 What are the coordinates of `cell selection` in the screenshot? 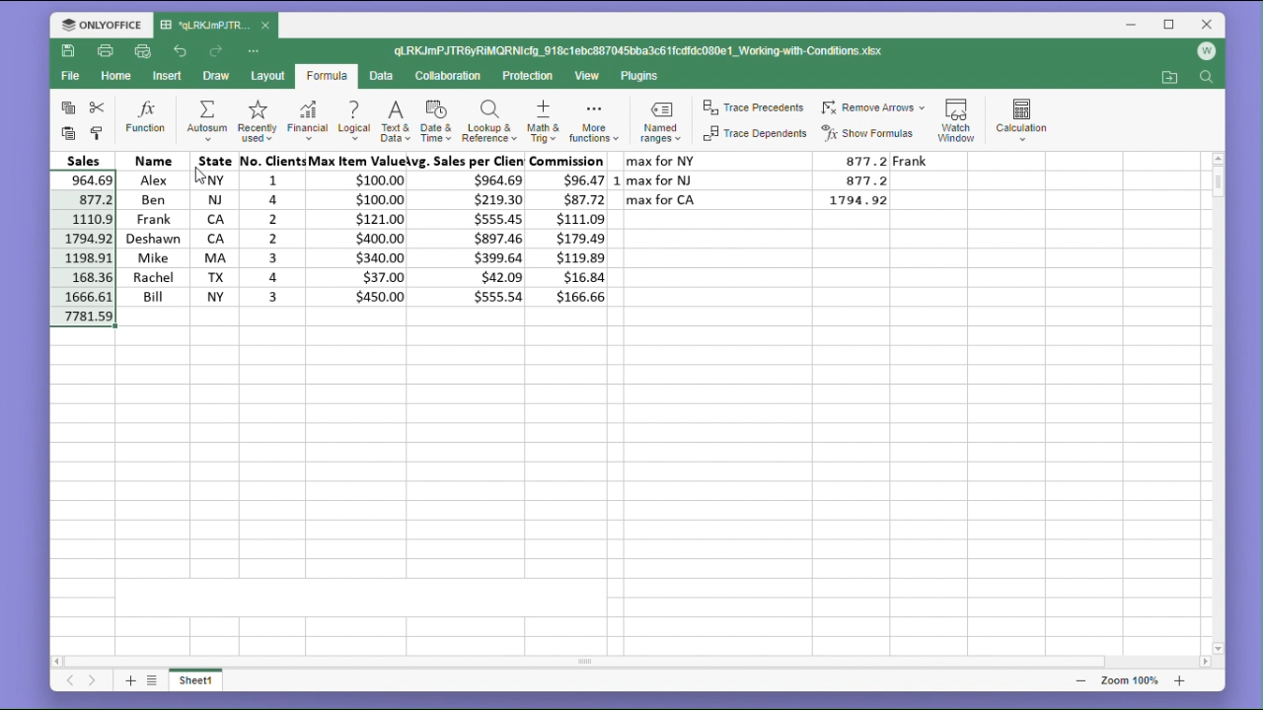 It's located at (83, 240).